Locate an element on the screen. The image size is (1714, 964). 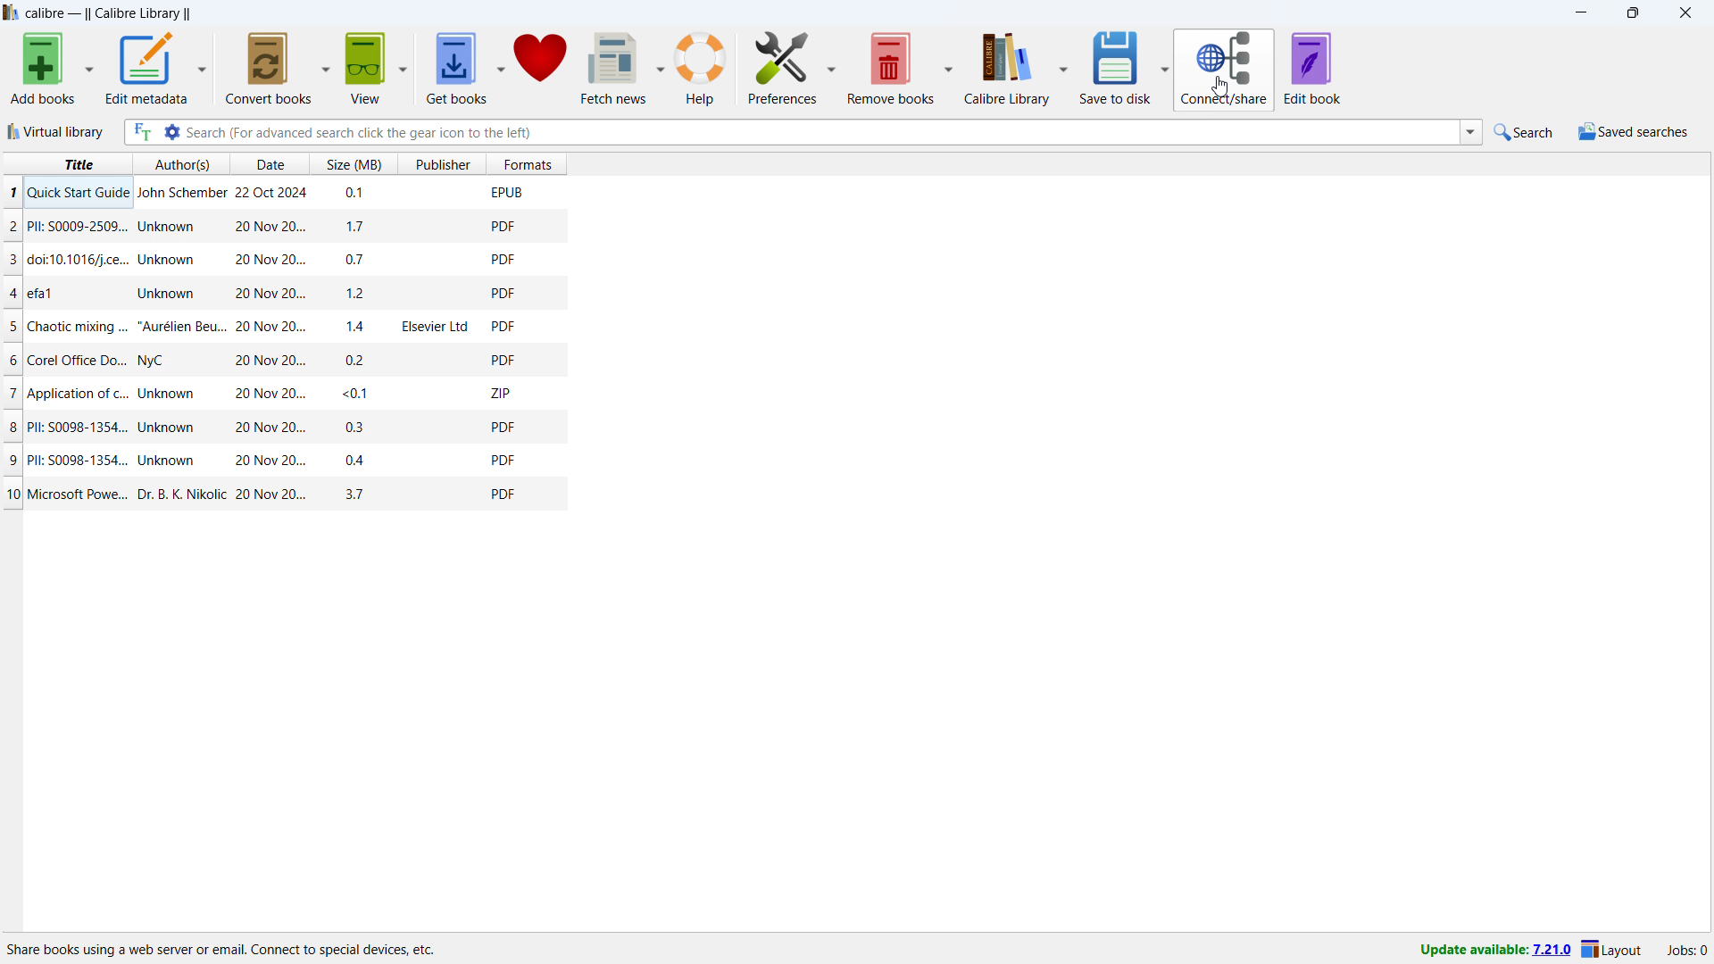
quick search is located at coordinates (1524, 132).